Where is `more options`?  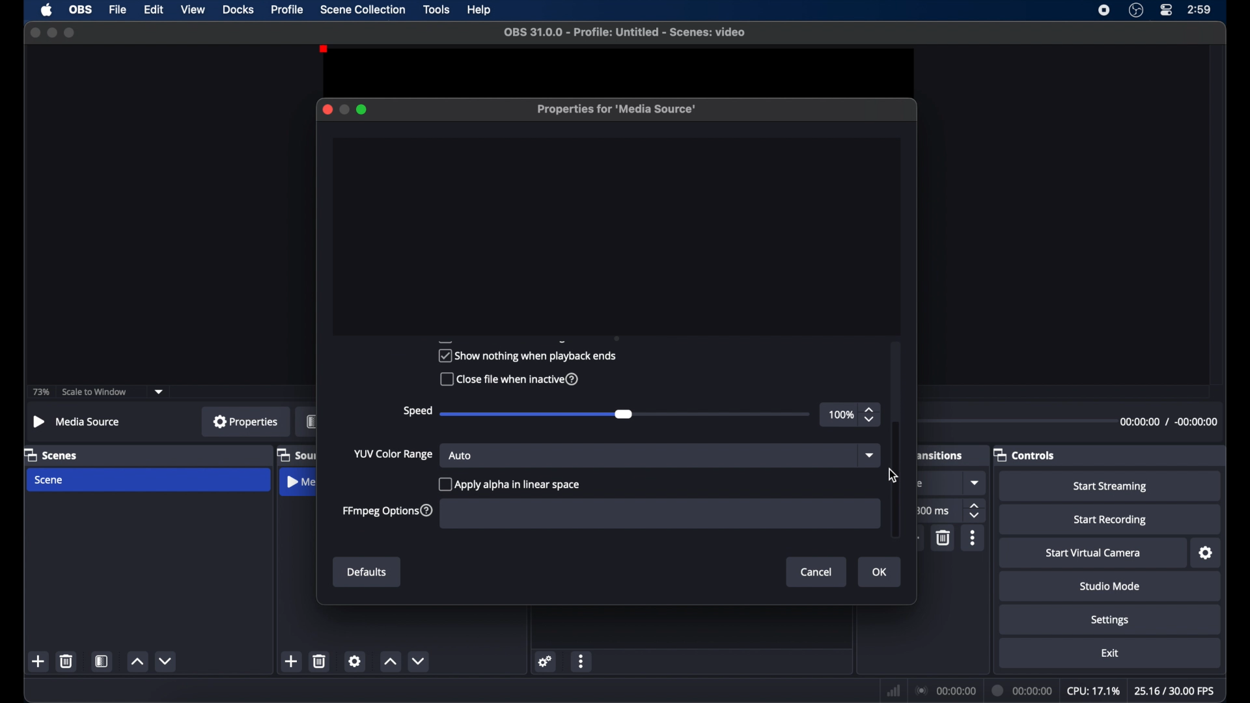 more options is located at coordinates (581, 661).